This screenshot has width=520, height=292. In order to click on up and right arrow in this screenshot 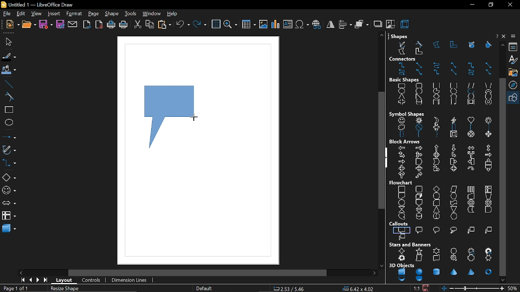, I will do `click(402, 155)`.